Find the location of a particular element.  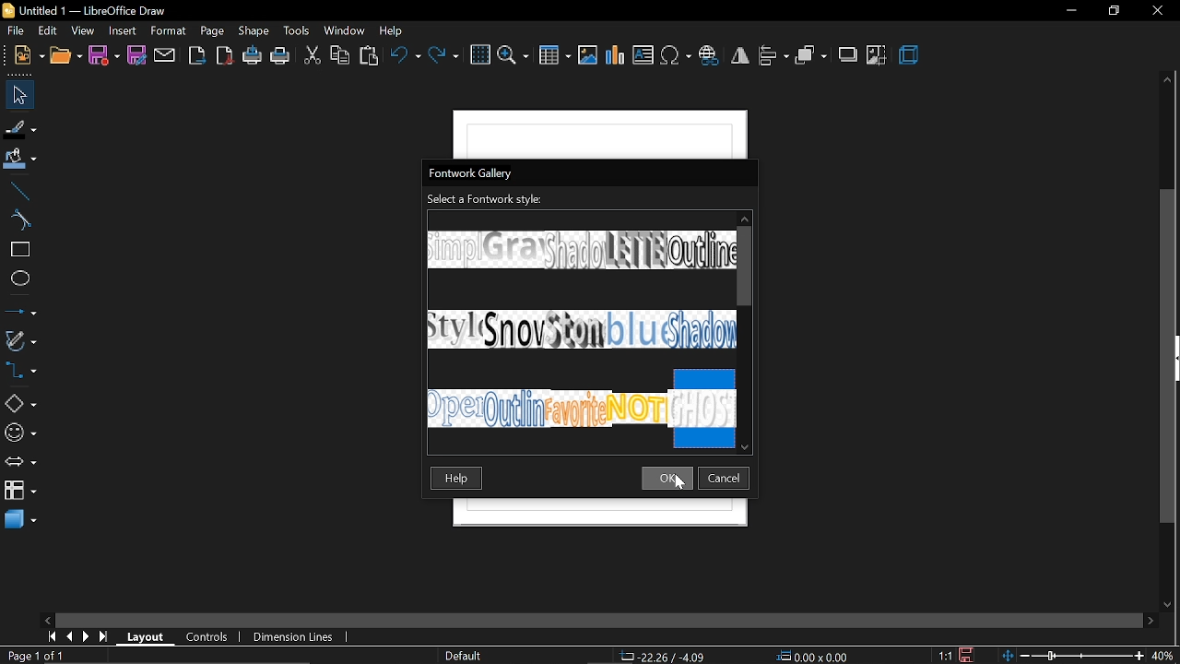

insert is located at coordinates (123, 32).